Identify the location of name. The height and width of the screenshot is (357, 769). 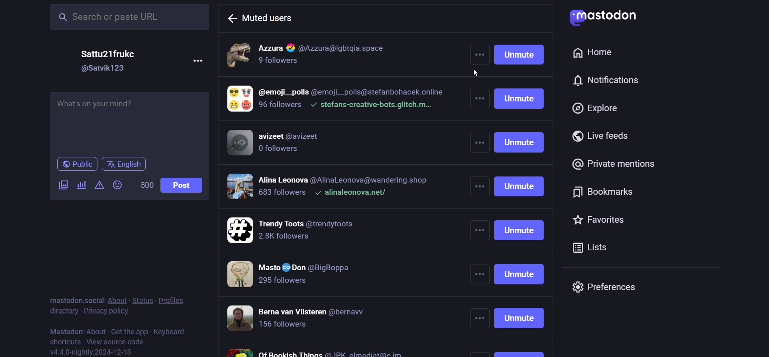
(107, 53).